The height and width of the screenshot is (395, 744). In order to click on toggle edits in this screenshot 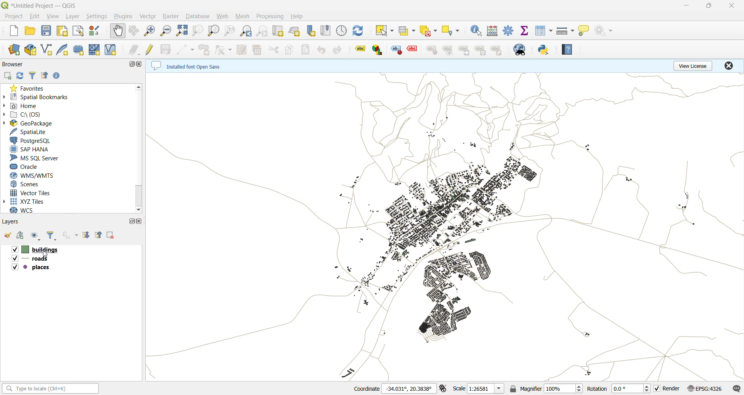, I will do `click(151, 49)`.